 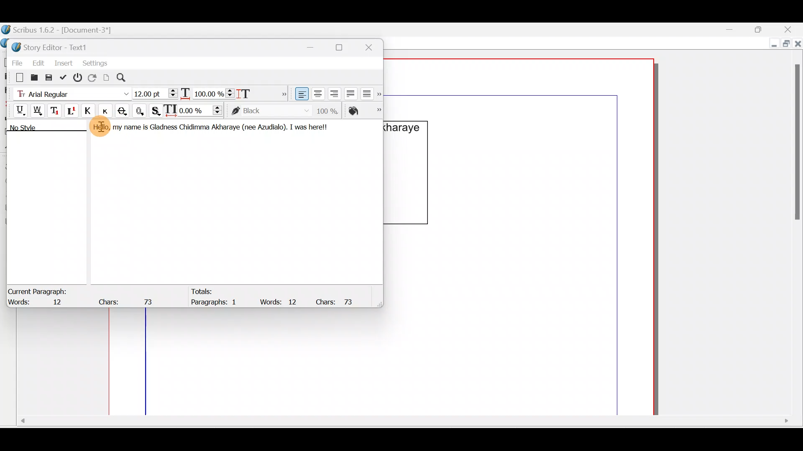 I want to click on Load from file, so click(x=33, y=77).